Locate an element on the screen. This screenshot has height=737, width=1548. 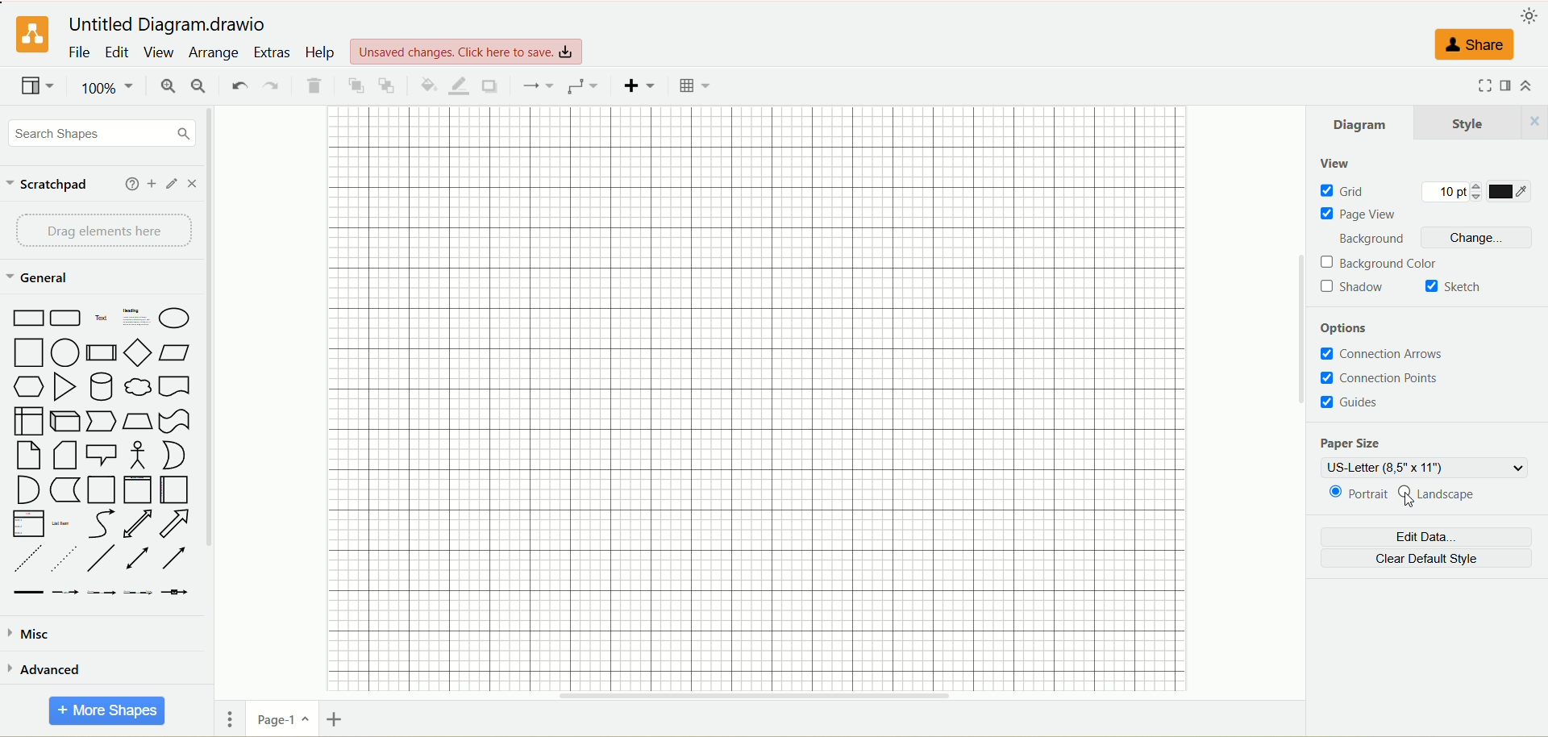
add is located at coordinates (152, 184).